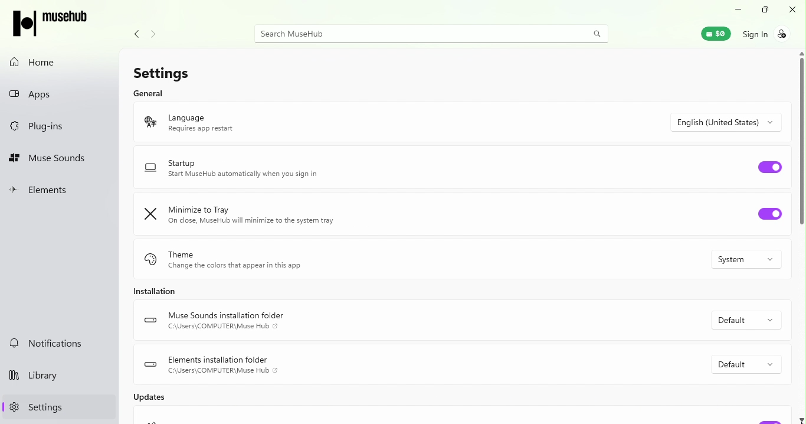  What do you see at coordinates (765, 162) in the screenshot?
I see `Toggle Start up ` at bounding box center [765, 162].